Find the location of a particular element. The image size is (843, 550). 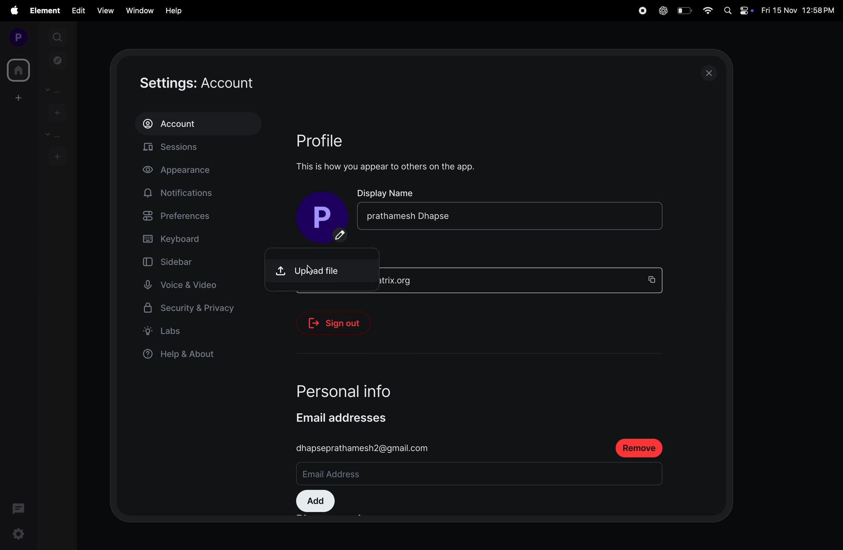

scrollbar is located at coordinates (722, 209).